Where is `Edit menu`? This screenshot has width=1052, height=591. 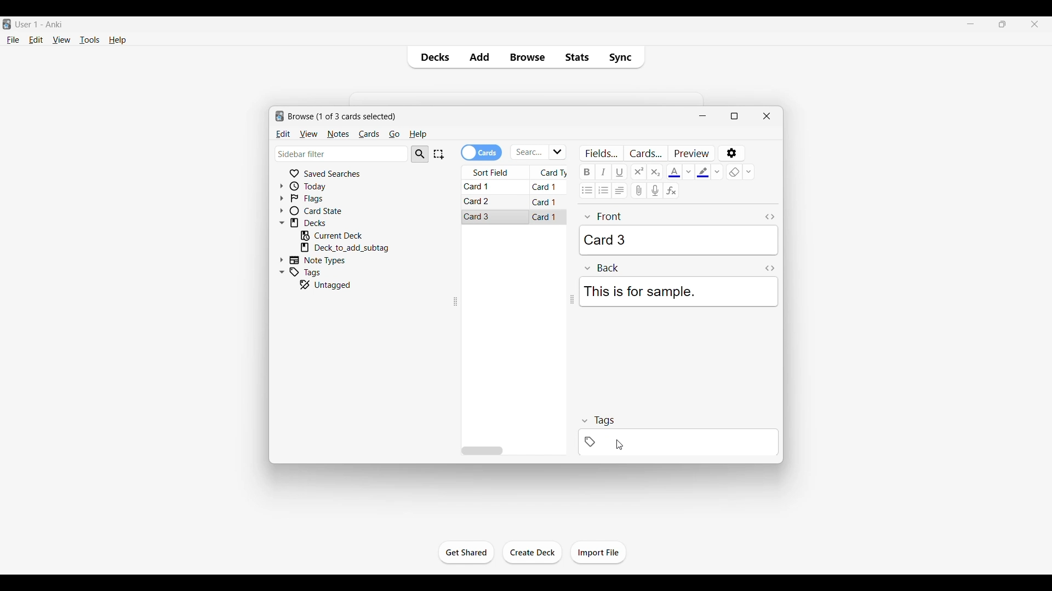
Edit menu is located at coordinates (283, 135).